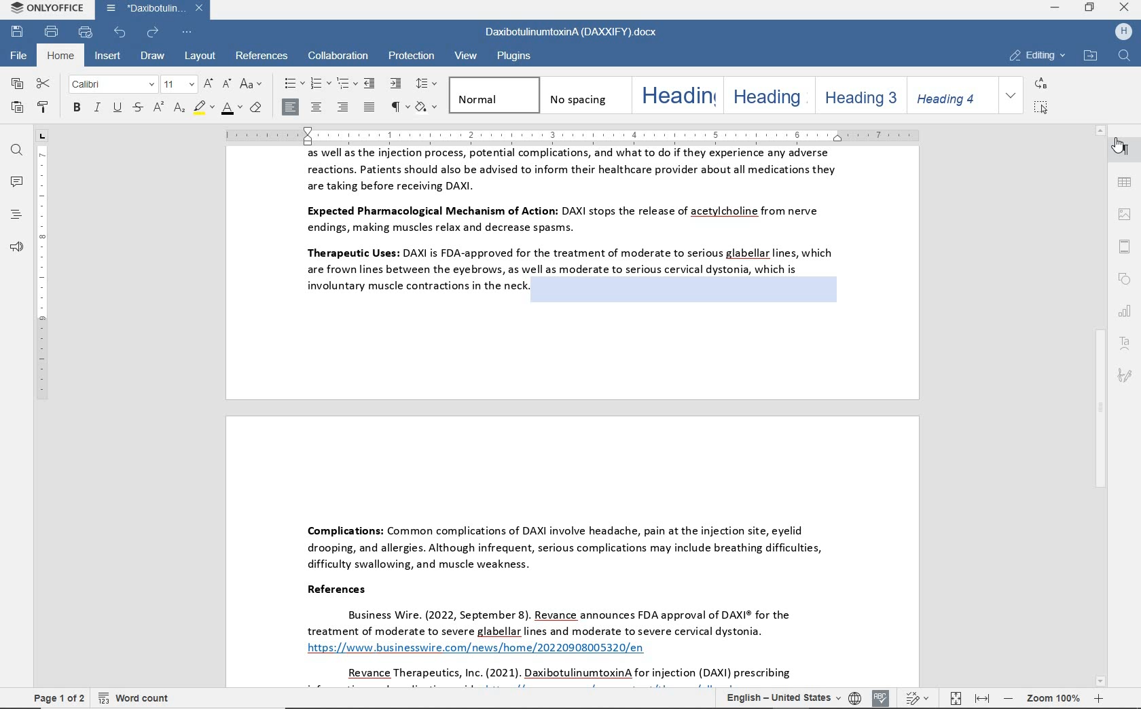  Describe the element at coordinates (185, 33) in the screenshot. I see `customize quick access toolbar` at that location.